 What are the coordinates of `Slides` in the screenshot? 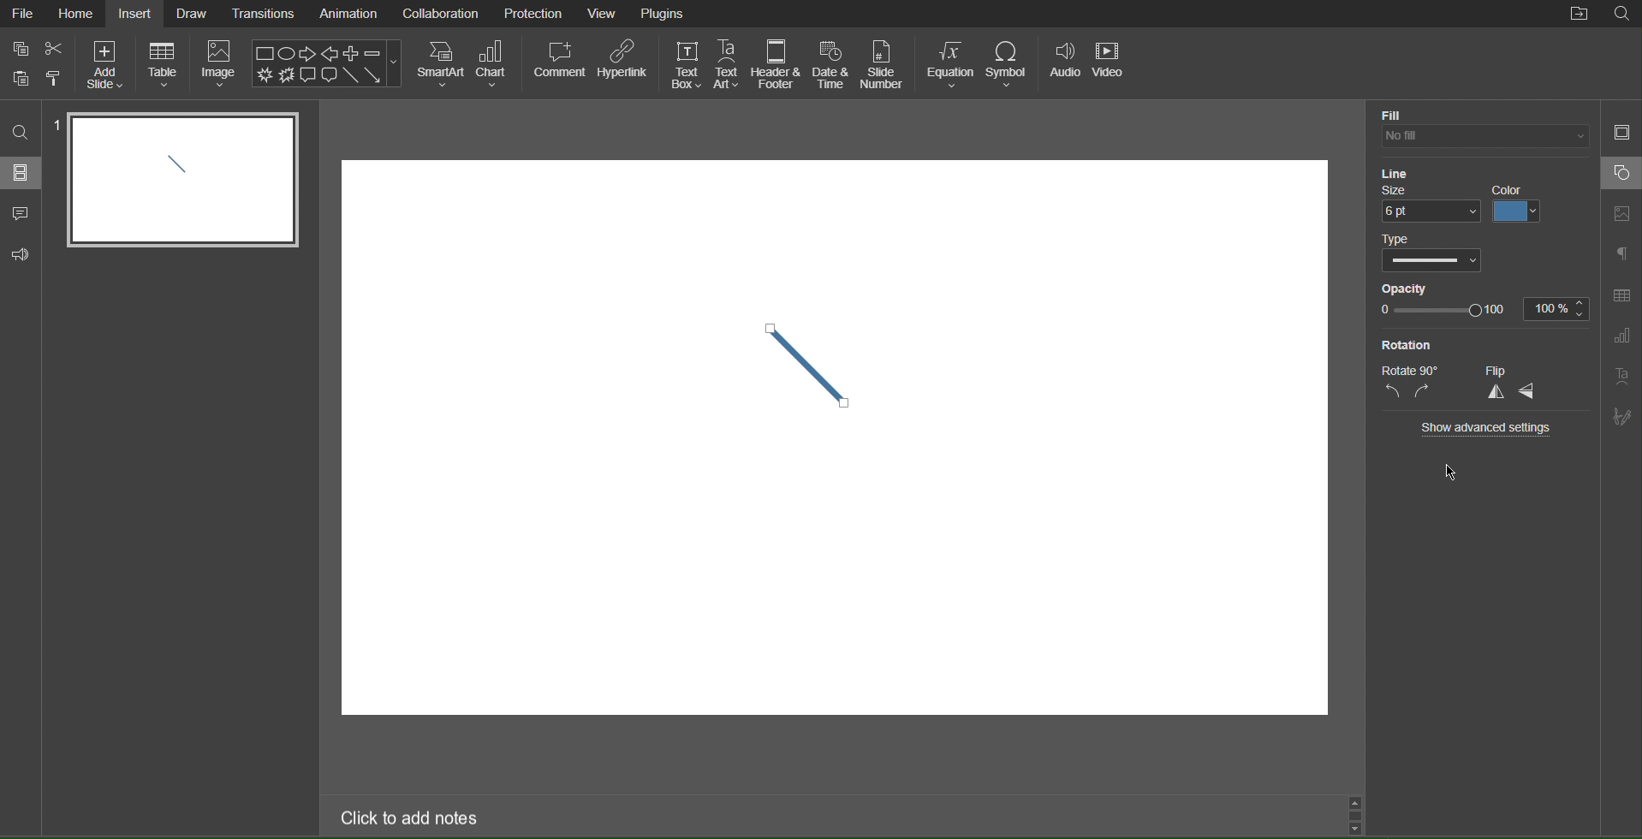 It's located at (22, 172).